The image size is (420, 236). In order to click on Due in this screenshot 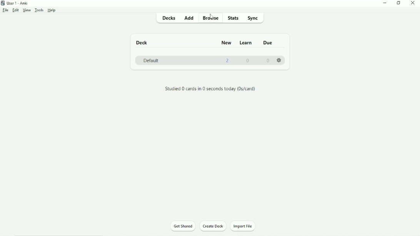, I will do `click(270, 43)`.